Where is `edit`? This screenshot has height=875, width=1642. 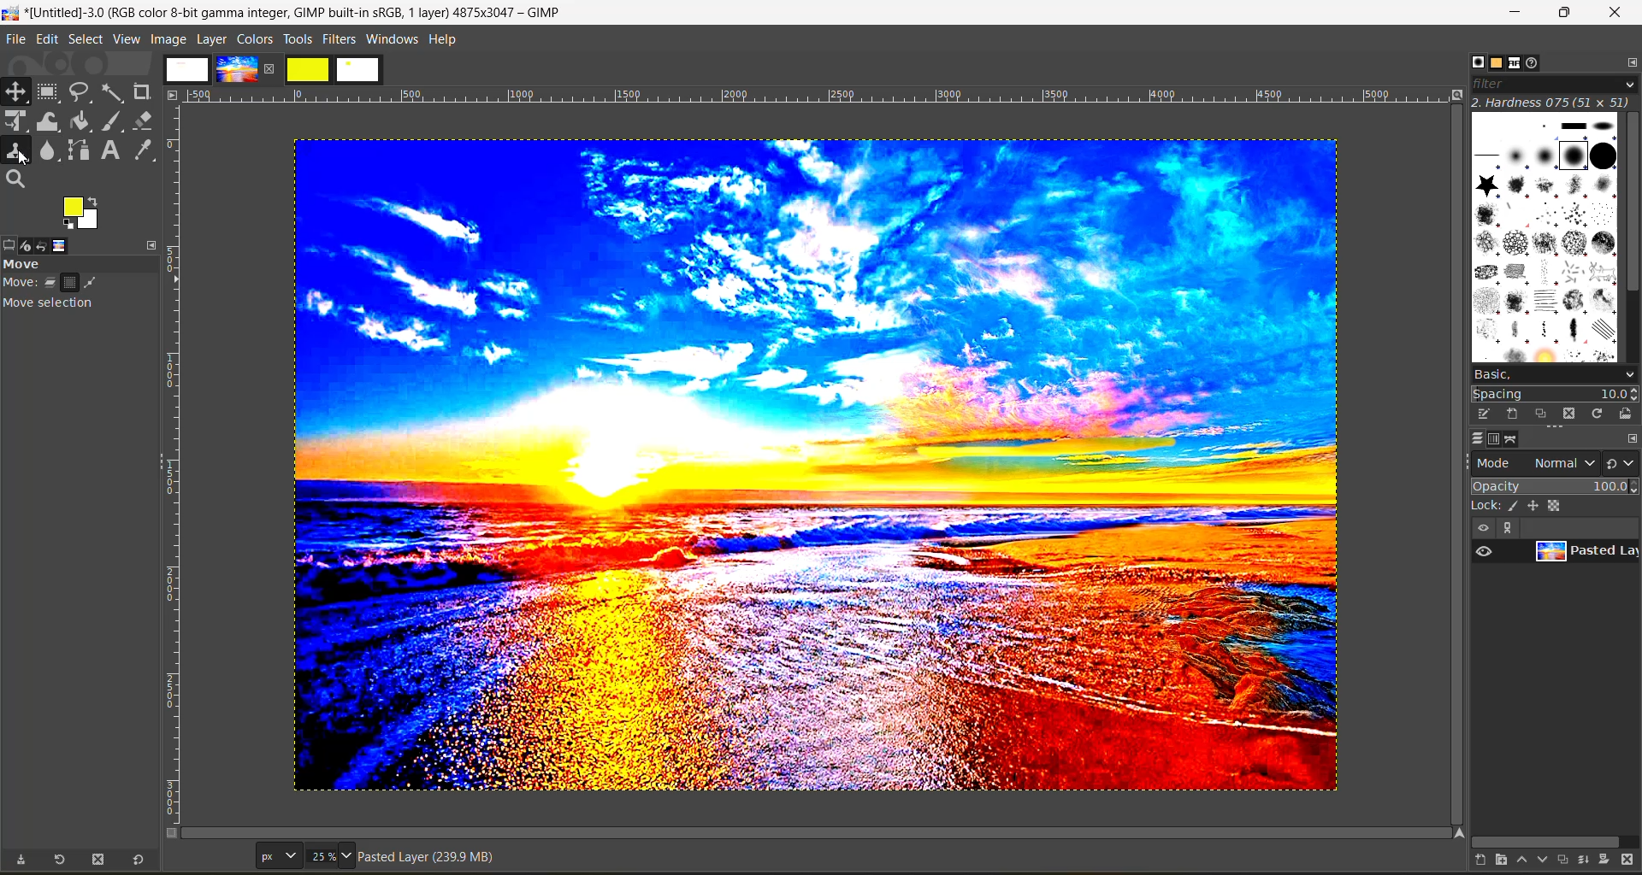
edit is located at coordinates (47, 38).